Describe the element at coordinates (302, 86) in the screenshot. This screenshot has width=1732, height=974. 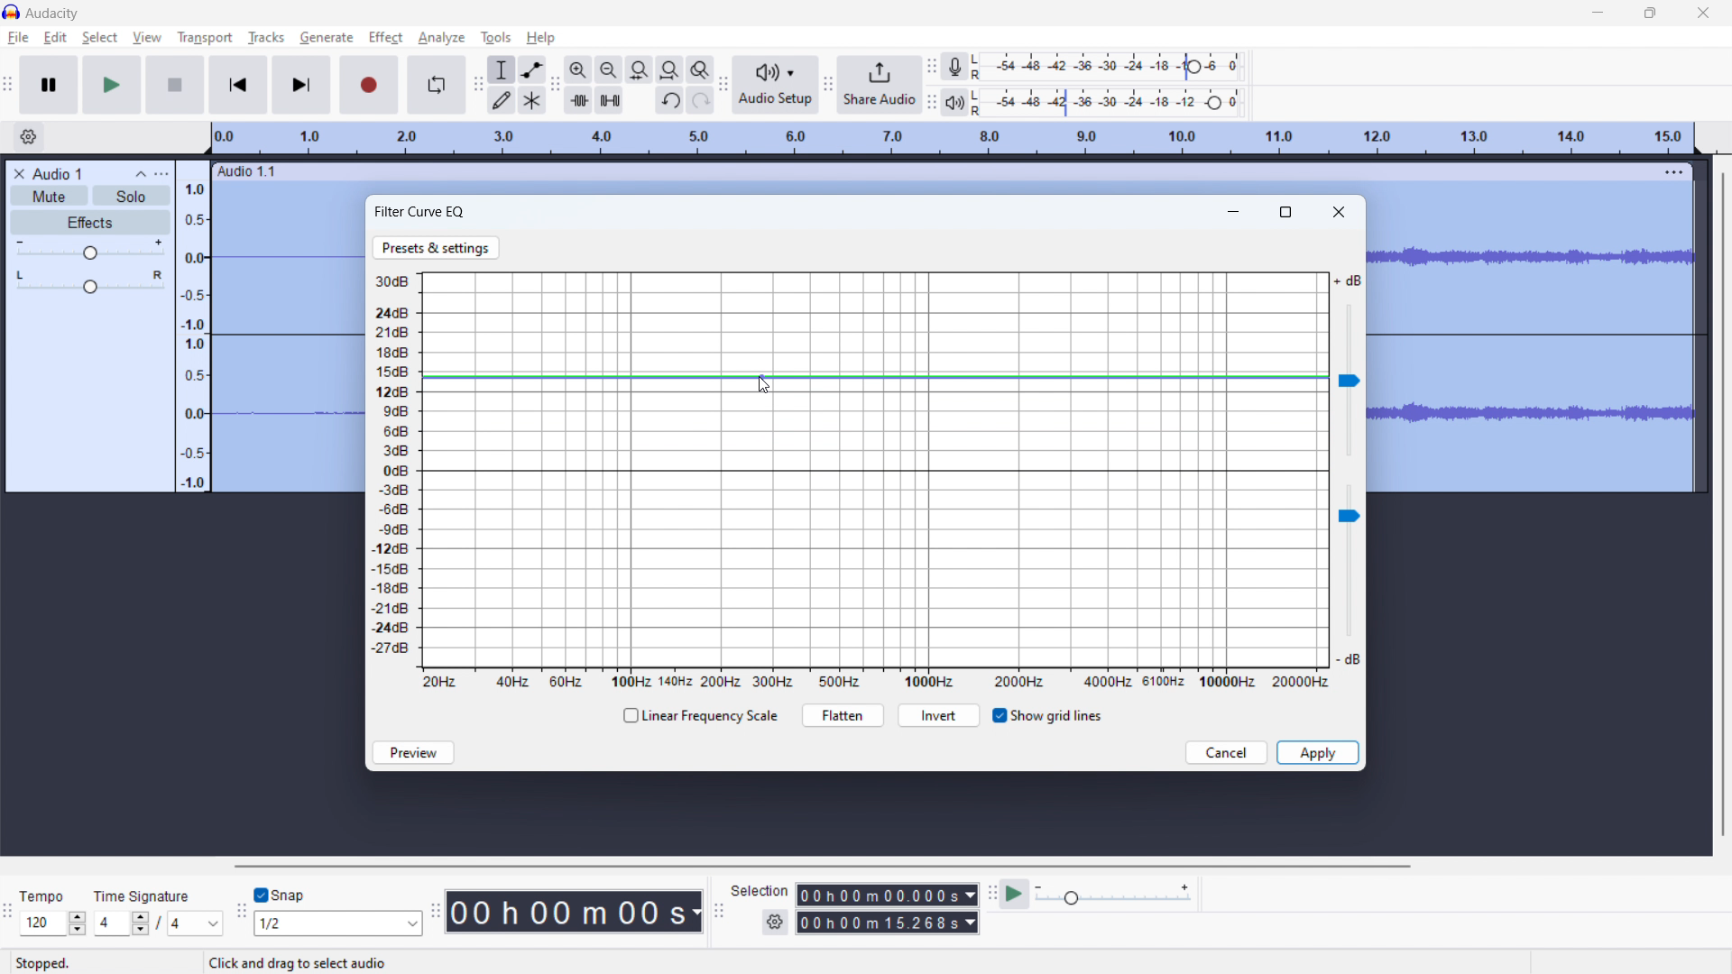
I see `skip to last` at that location.